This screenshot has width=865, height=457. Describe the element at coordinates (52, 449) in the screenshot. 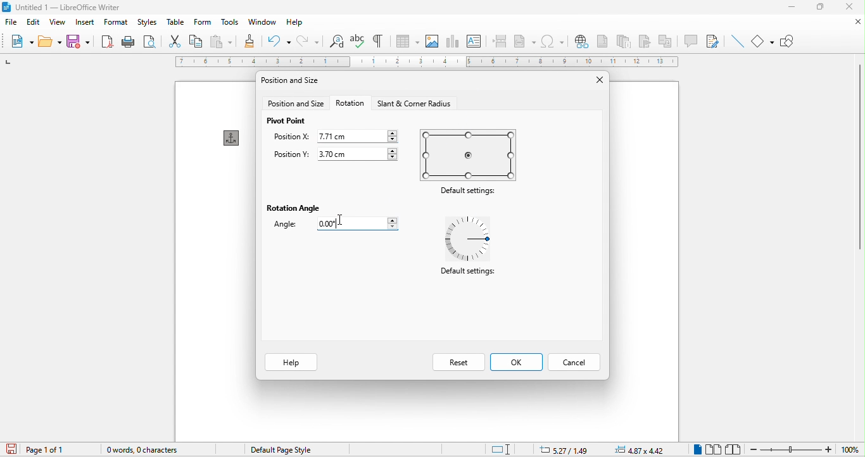

I see `page 1 of 1` at that location.